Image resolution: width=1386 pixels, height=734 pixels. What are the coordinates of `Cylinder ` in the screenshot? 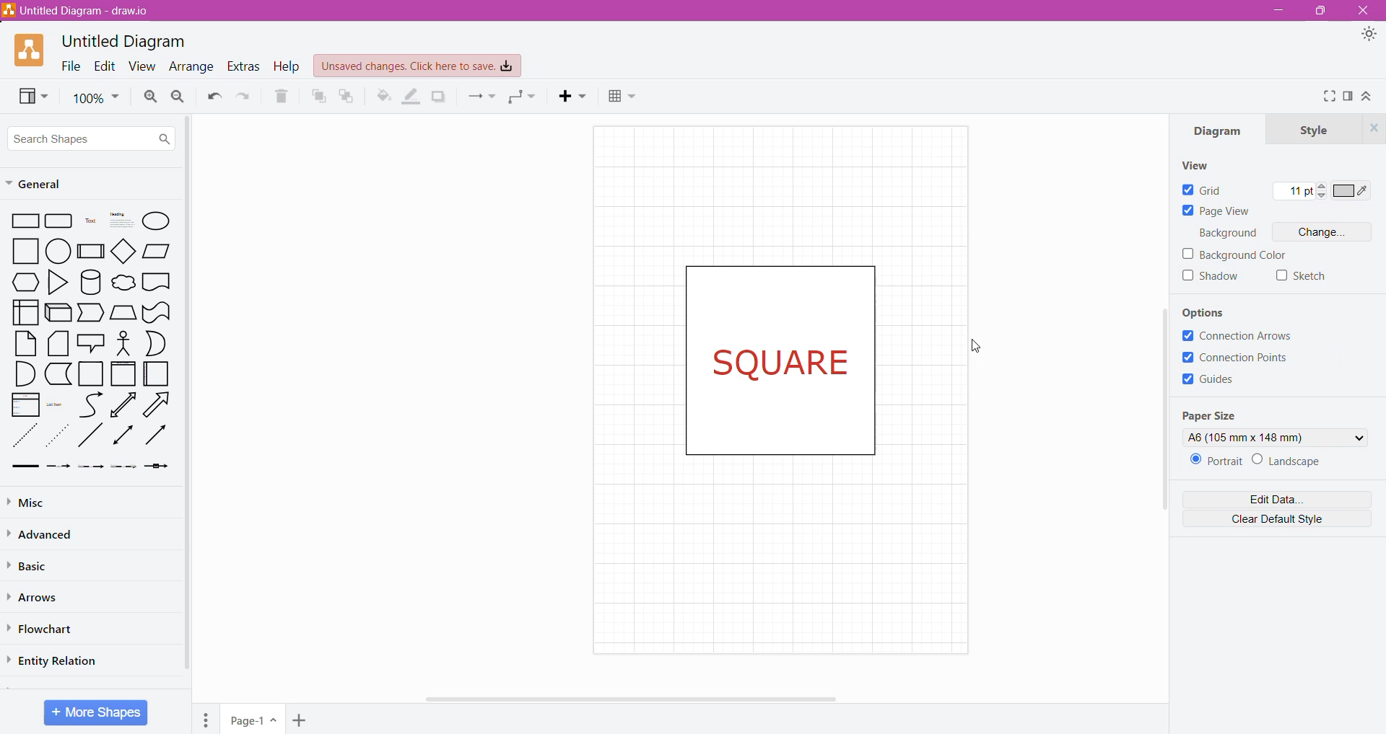 It's located at (91, 282).